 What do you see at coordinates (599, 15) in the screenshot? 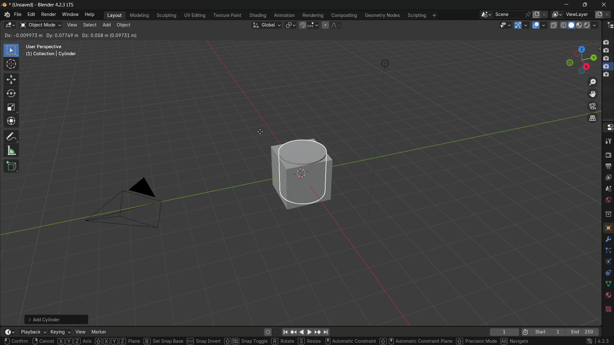
I see `add new layer` at bounding box center [599, 15].